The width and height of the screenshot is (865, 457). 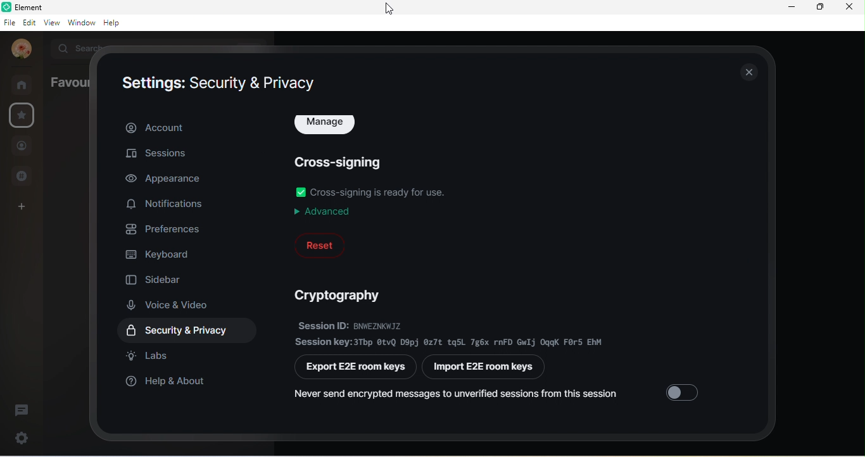 I want to click on home, so click(x=25, y=85).